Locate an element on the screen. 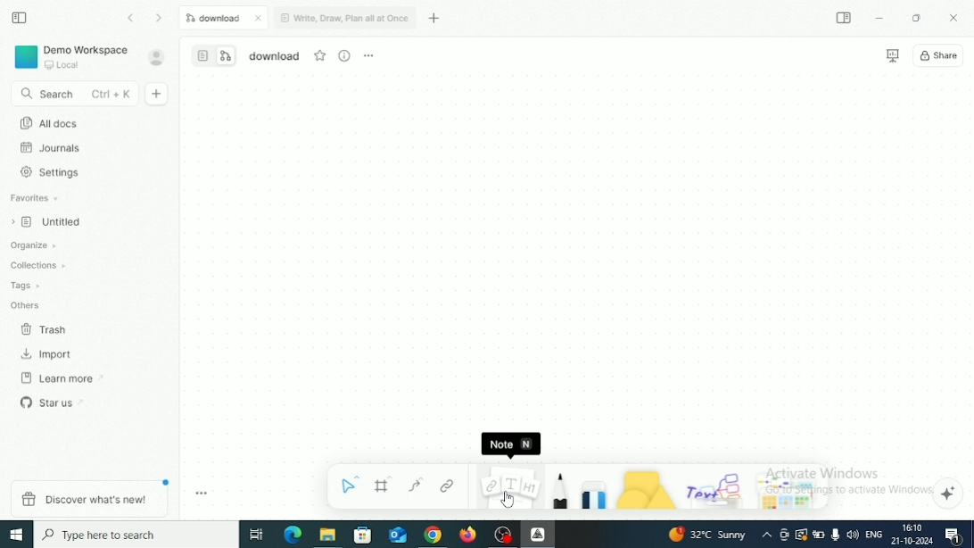  Collections is located at coordinates (39, 265).